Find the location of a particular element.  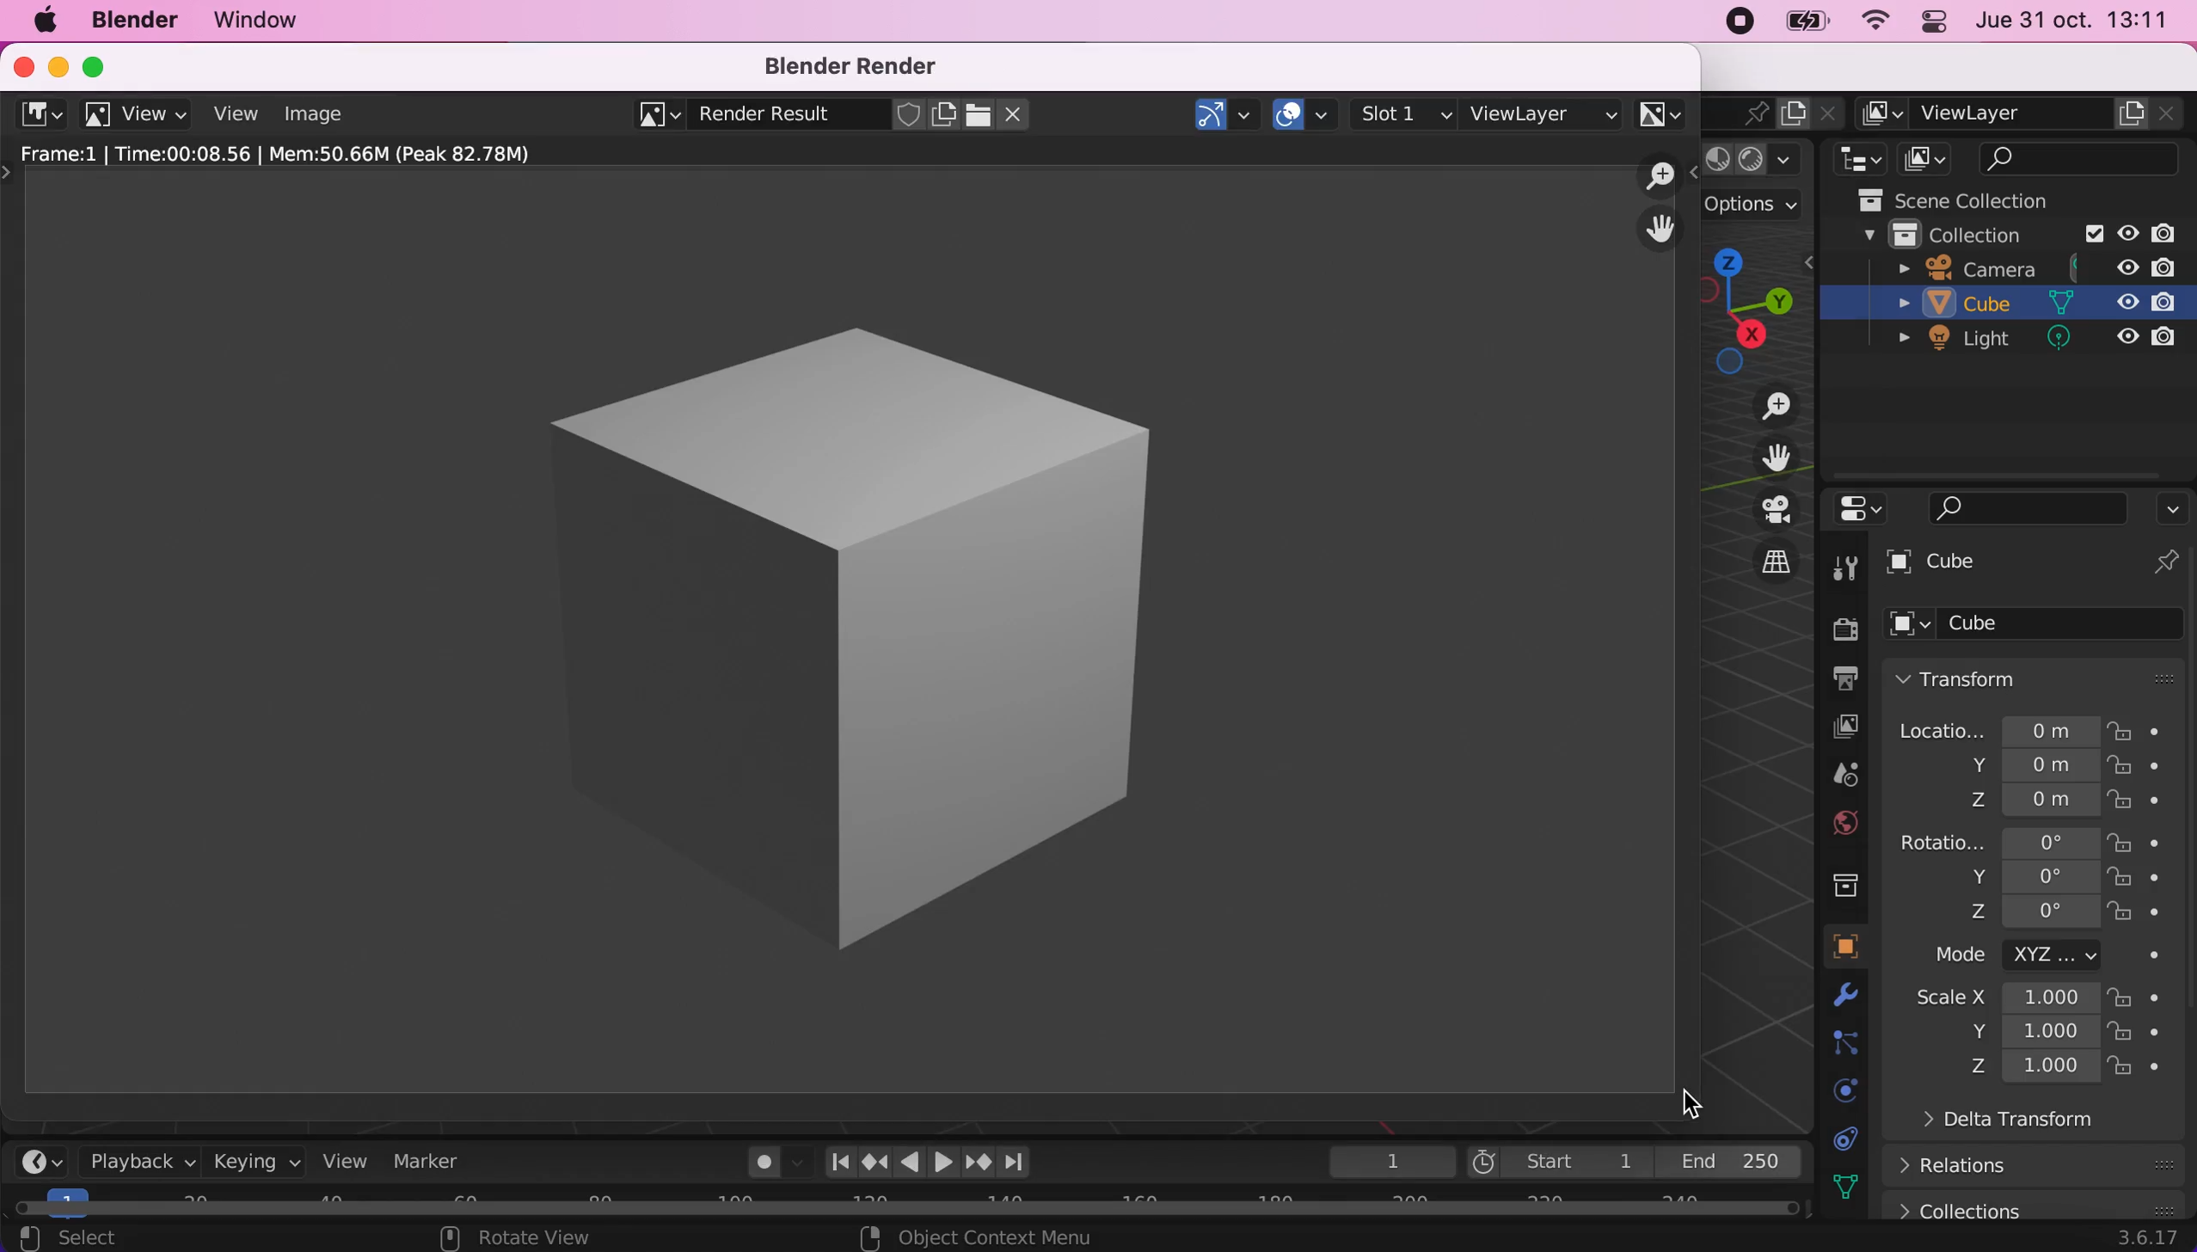

lock is located at coordinates (2139, 1071).